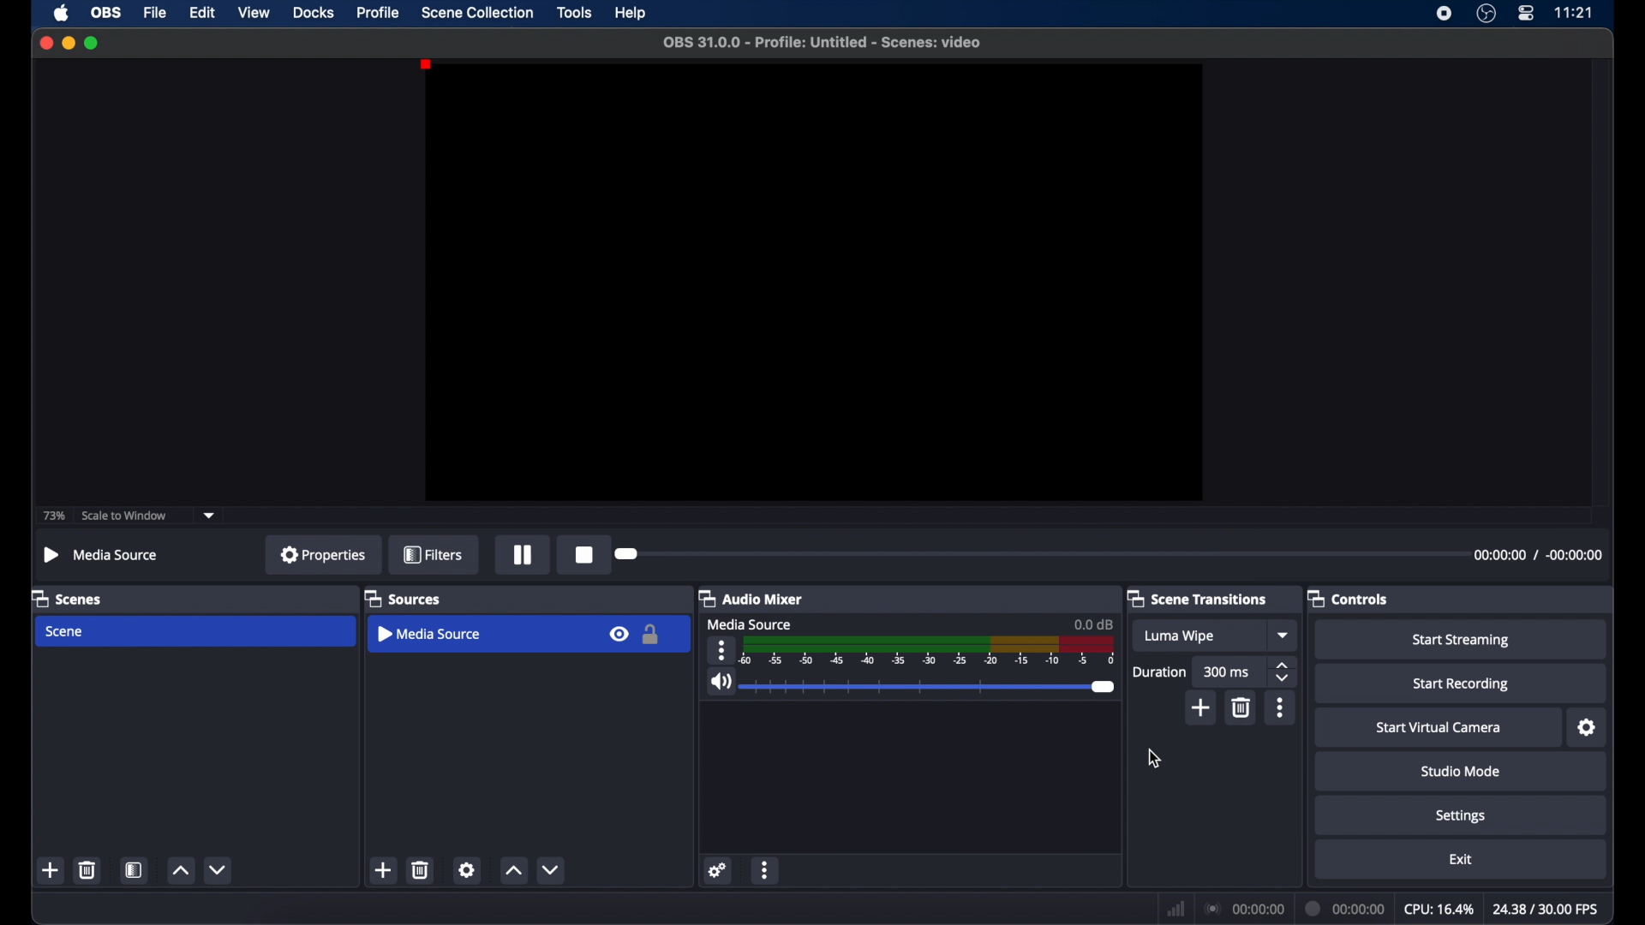  What do you see at coordinates (209, 516) in the screenshot?
I see `dropdown` at bounding box center [209, 516].